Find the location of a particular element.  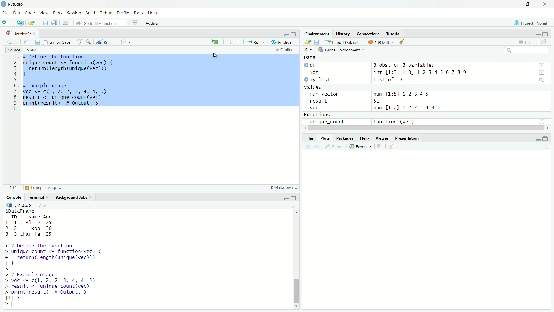

maximize is located at coordinates (546, 35).